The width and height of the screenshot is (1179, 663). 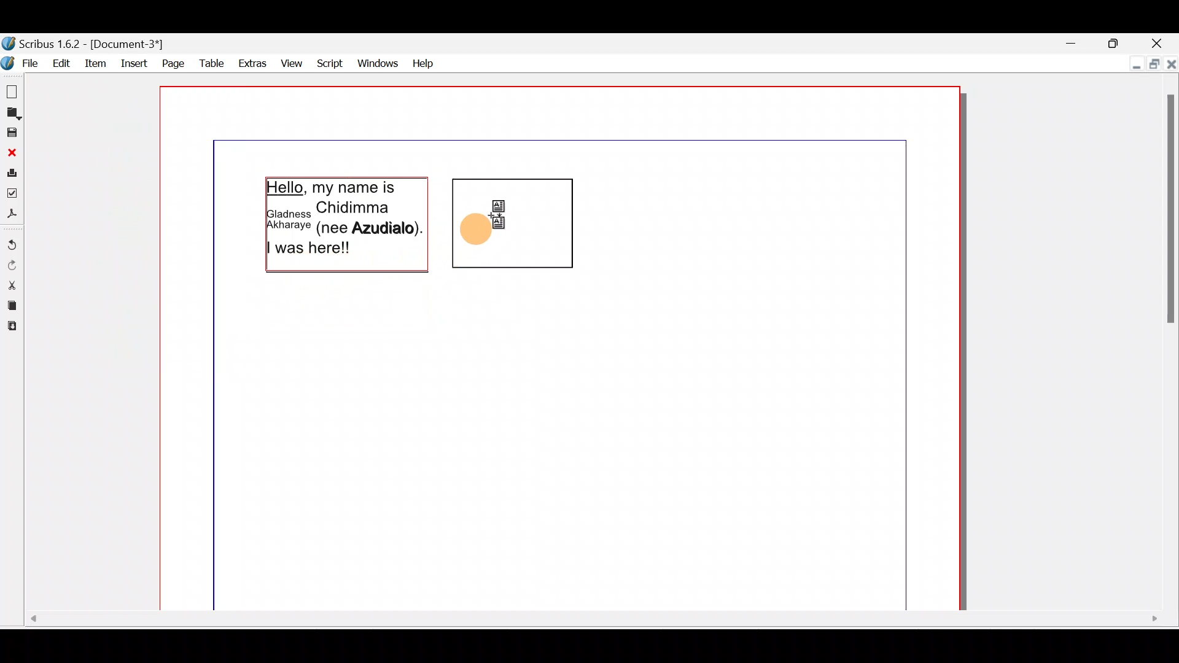 What do you see at coordinates (378, 62) in the screenshot?
I see `Windows` at bounding box center [378, 62].